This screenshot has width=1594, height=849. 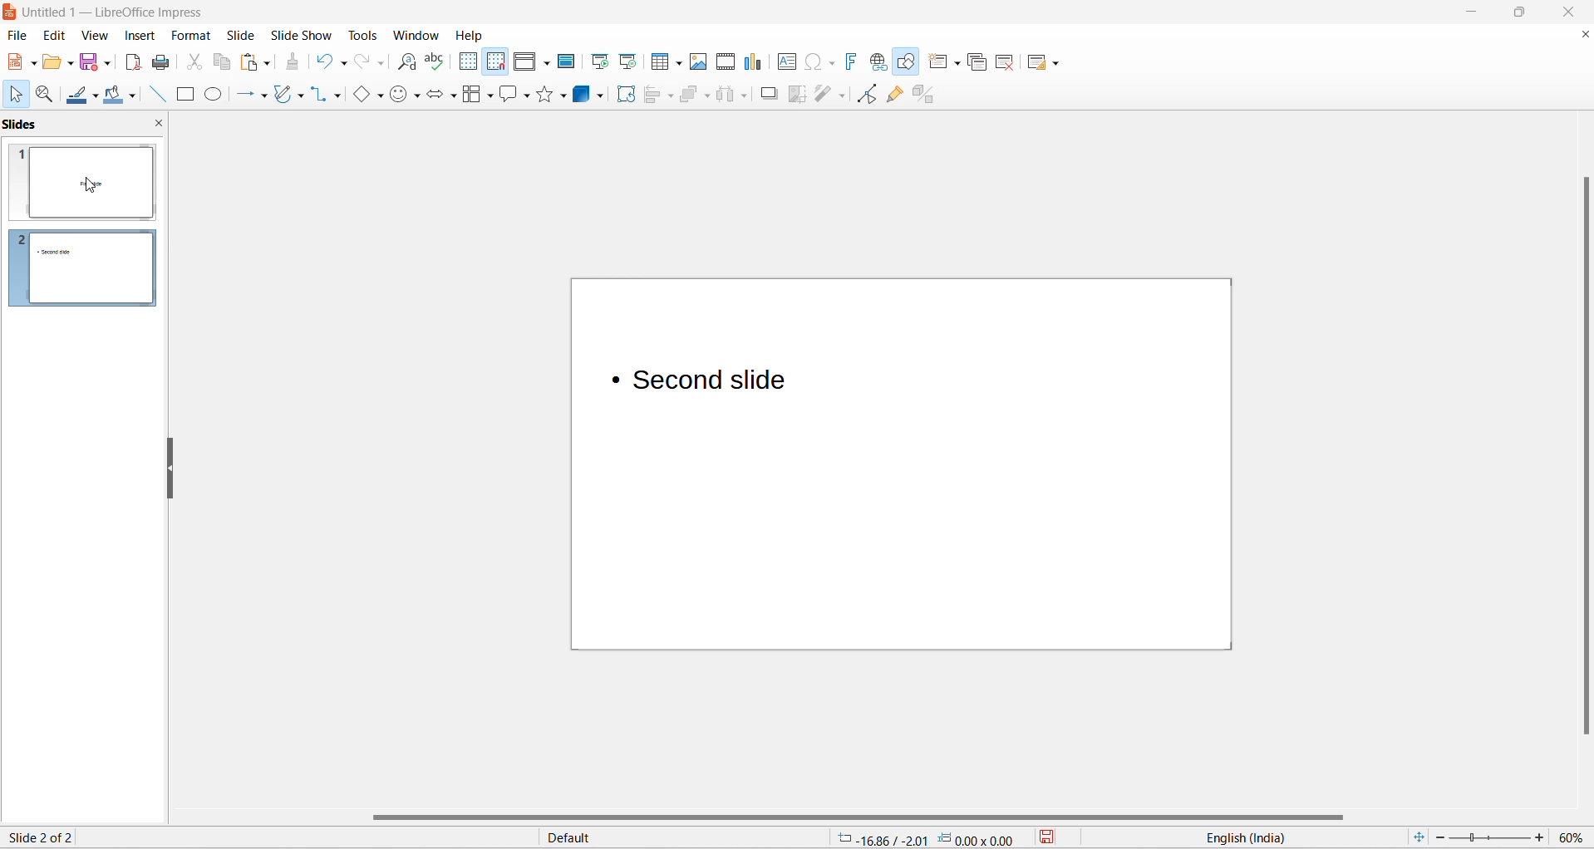 What do you see at coordinates (1584, 457) in the screenshot?
I see `vertical scroll bar` at bounding box center [1584, 457].